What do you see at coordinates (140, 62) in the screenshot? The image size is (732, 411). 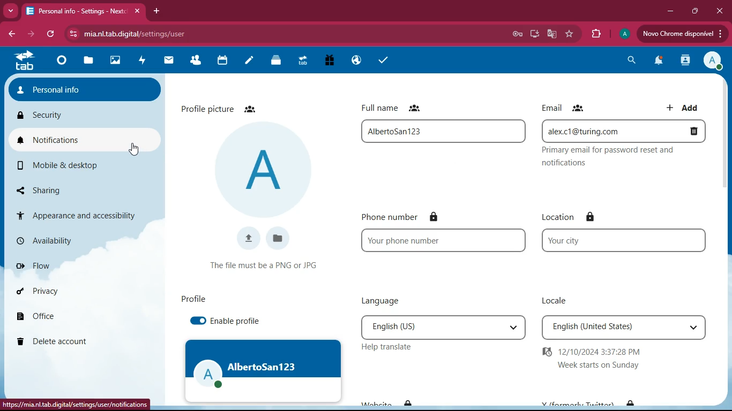 I see `activity` at bounding box center [140, 62].